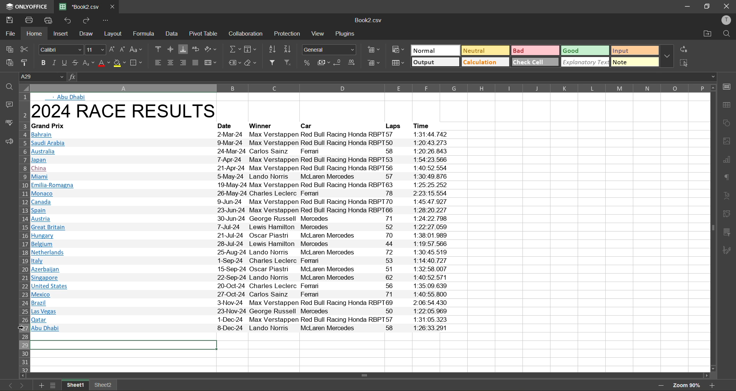  What do you see at coordinates (41, 62) in the screenshot?
I see `bold` at bounding box center [41, 62].